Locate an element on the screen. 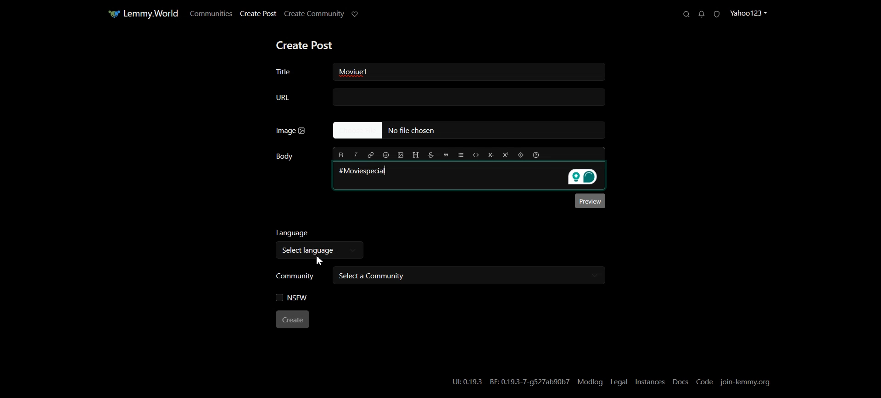 The image size is (881, 398). Insert Emoji is located at coordinates (386, 155).